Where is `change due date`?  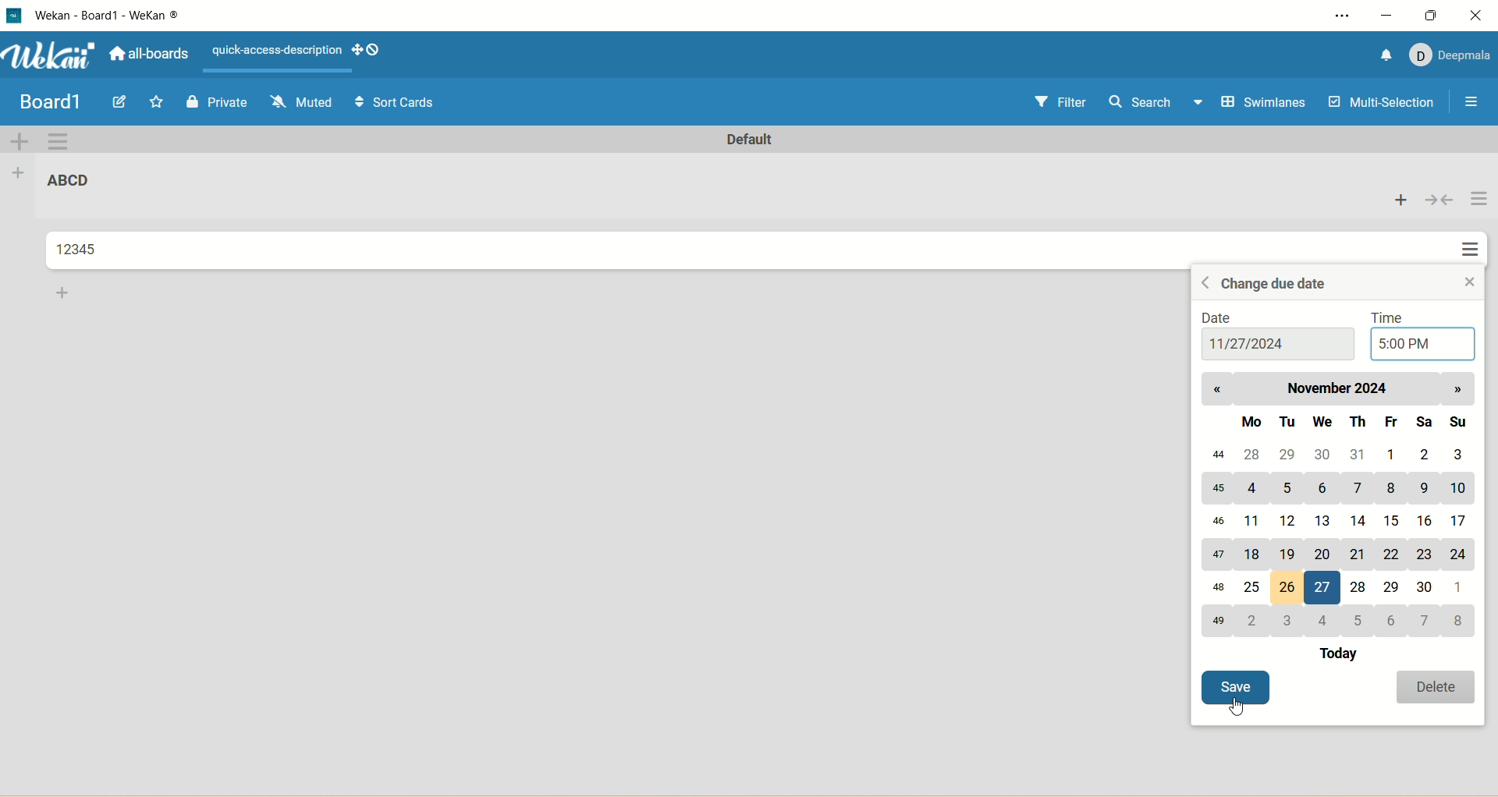 change due date is located at coordinates (1265, 284).